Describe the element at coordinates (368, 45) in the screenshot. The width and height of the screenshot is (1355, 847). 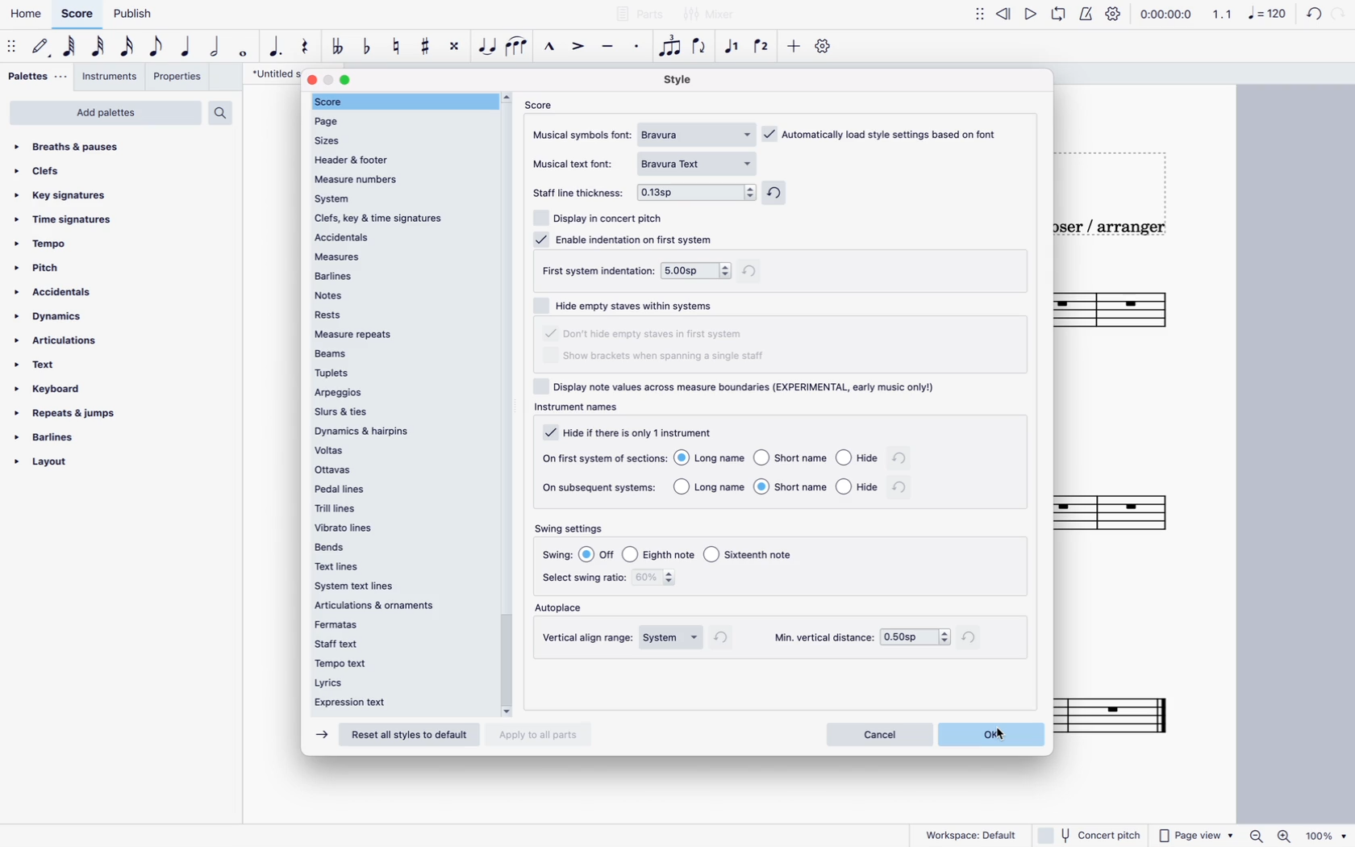
I see `tune` at that location.